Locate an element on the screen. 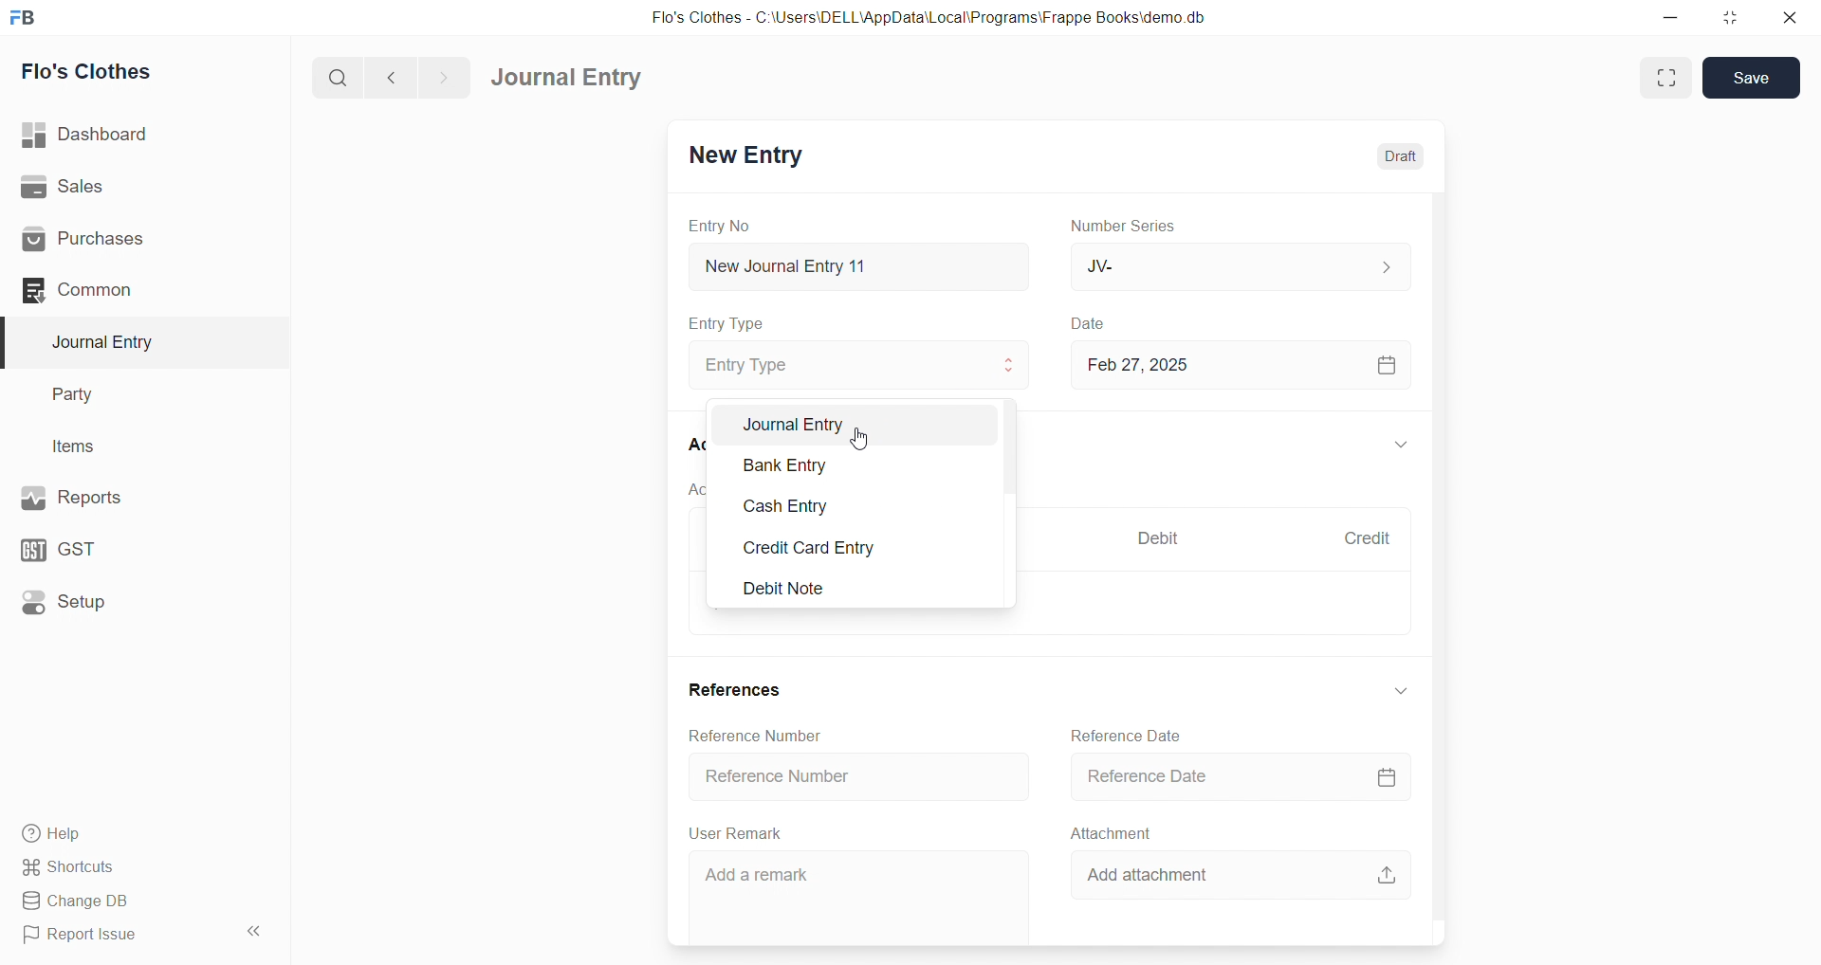 Image resolution: width=1821 pixels, height=965 pixels. Save is located at coordinates (1752, 78).